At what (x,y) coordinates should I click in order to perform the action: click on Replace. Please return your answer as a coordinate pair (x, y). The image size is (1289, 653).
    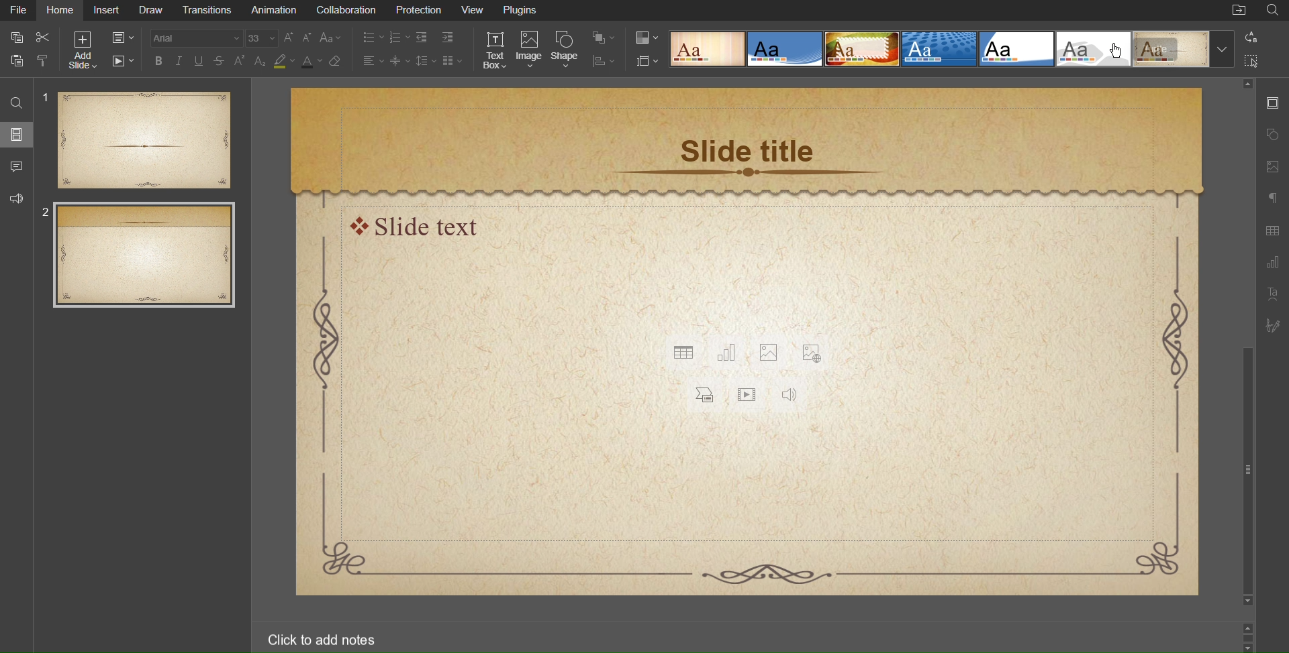
    Looking at the image, I should click on (1250, 38).